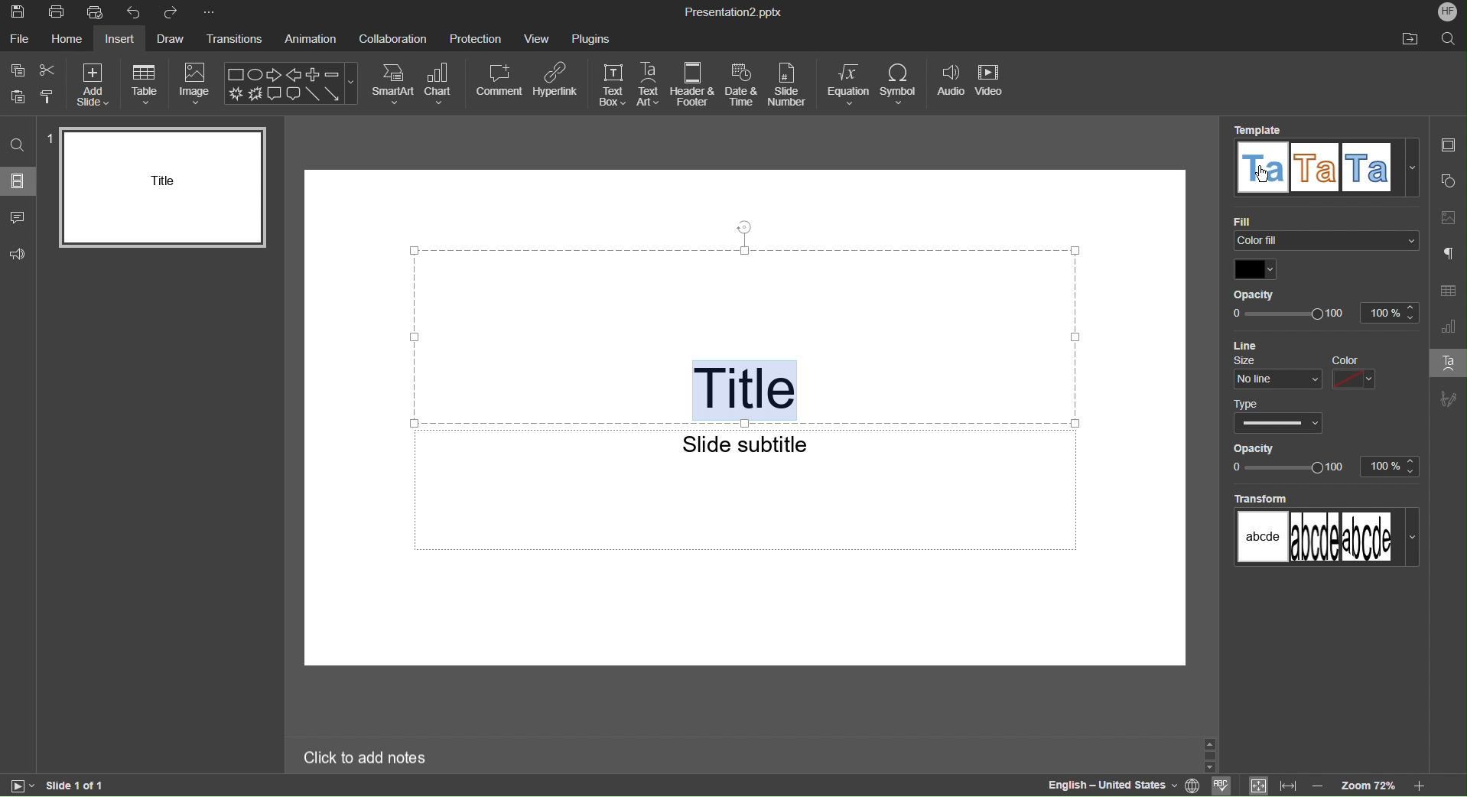 Image resolution: width=1467 pixels, height=797 pixels. What do you see at coordinates (558, 84) in the screenshot?
I see `Hyperlink` at bounding box center [558, 84].